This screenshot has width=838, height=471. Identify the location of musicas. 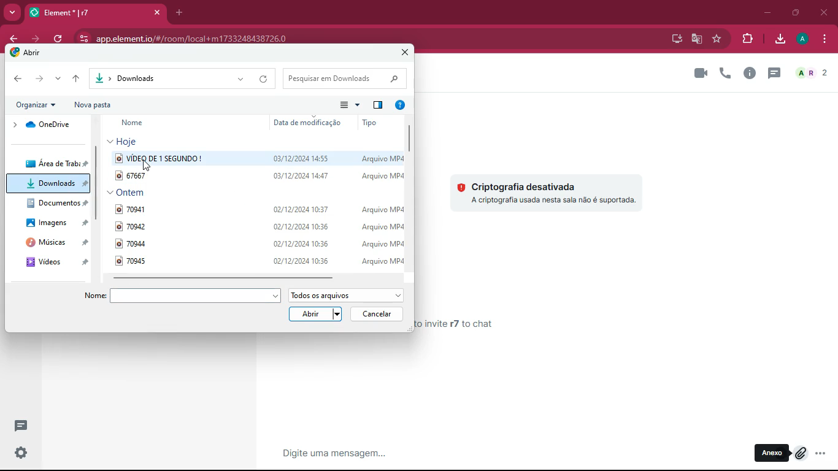
(56, 243).